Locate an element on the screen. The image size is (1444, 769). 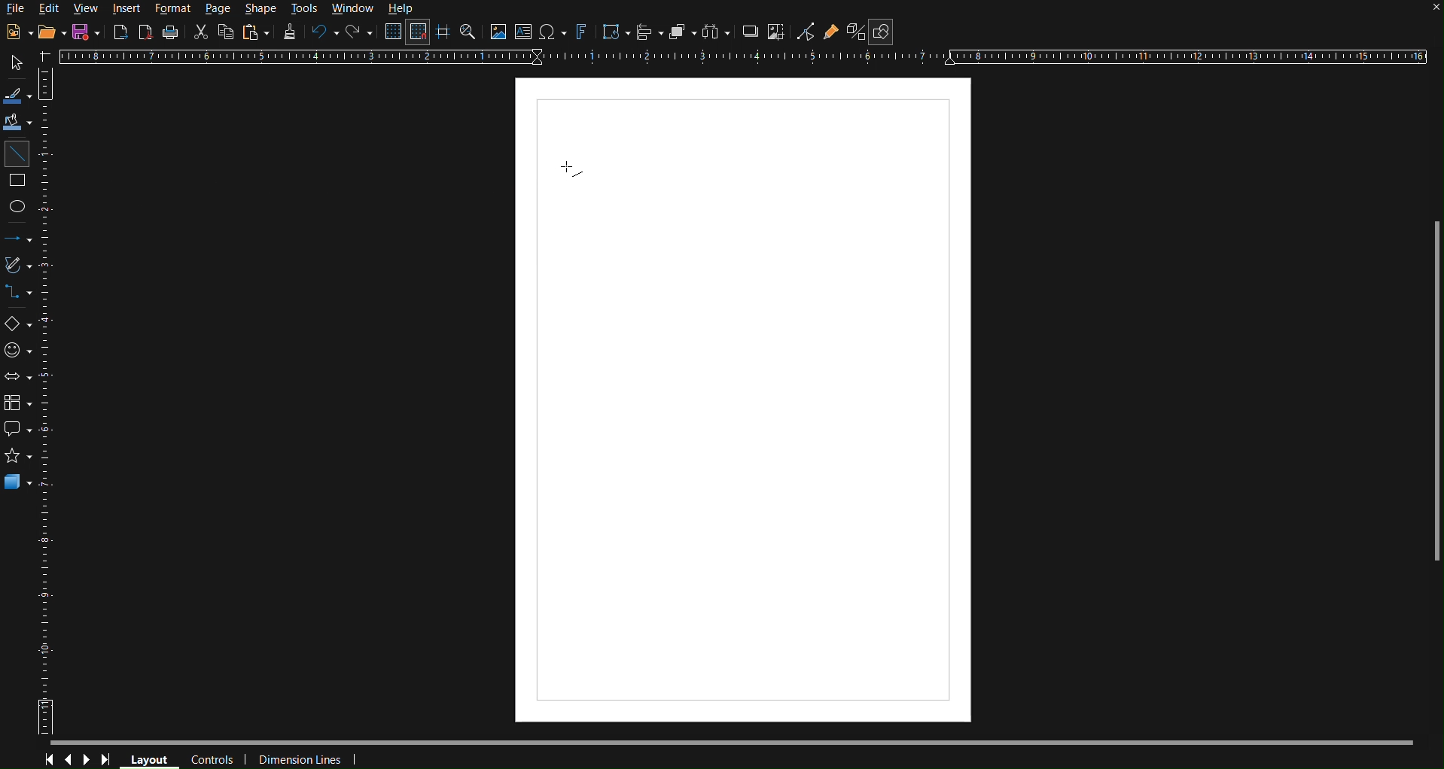
Layout is located at coordinates (151, 759).